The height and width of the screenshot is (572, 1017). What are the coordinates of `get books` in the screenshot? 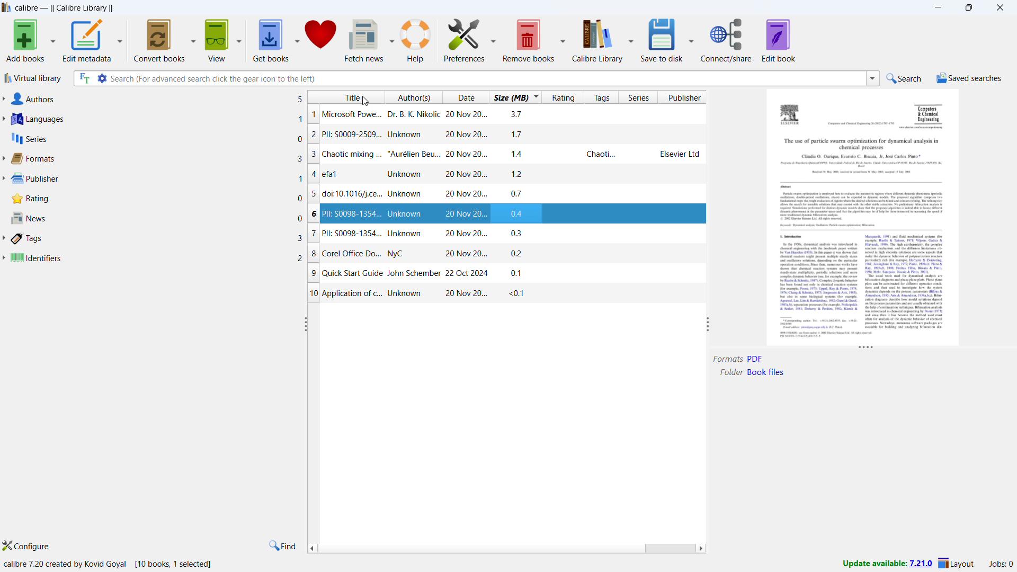 It's located at (218, 40).